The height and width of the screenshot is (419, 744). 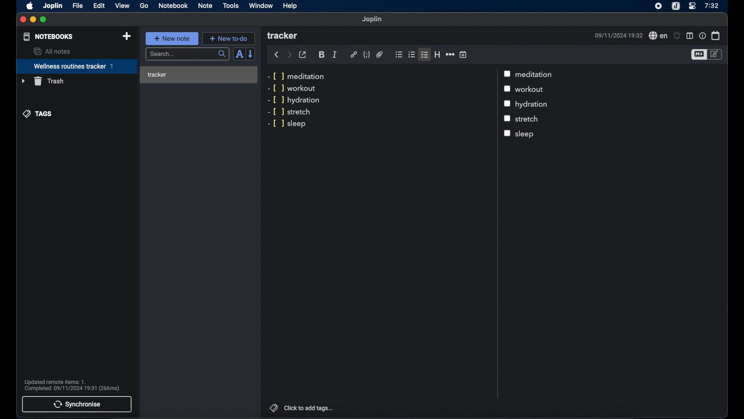 I want to click on file, so click(x=77, y=5).